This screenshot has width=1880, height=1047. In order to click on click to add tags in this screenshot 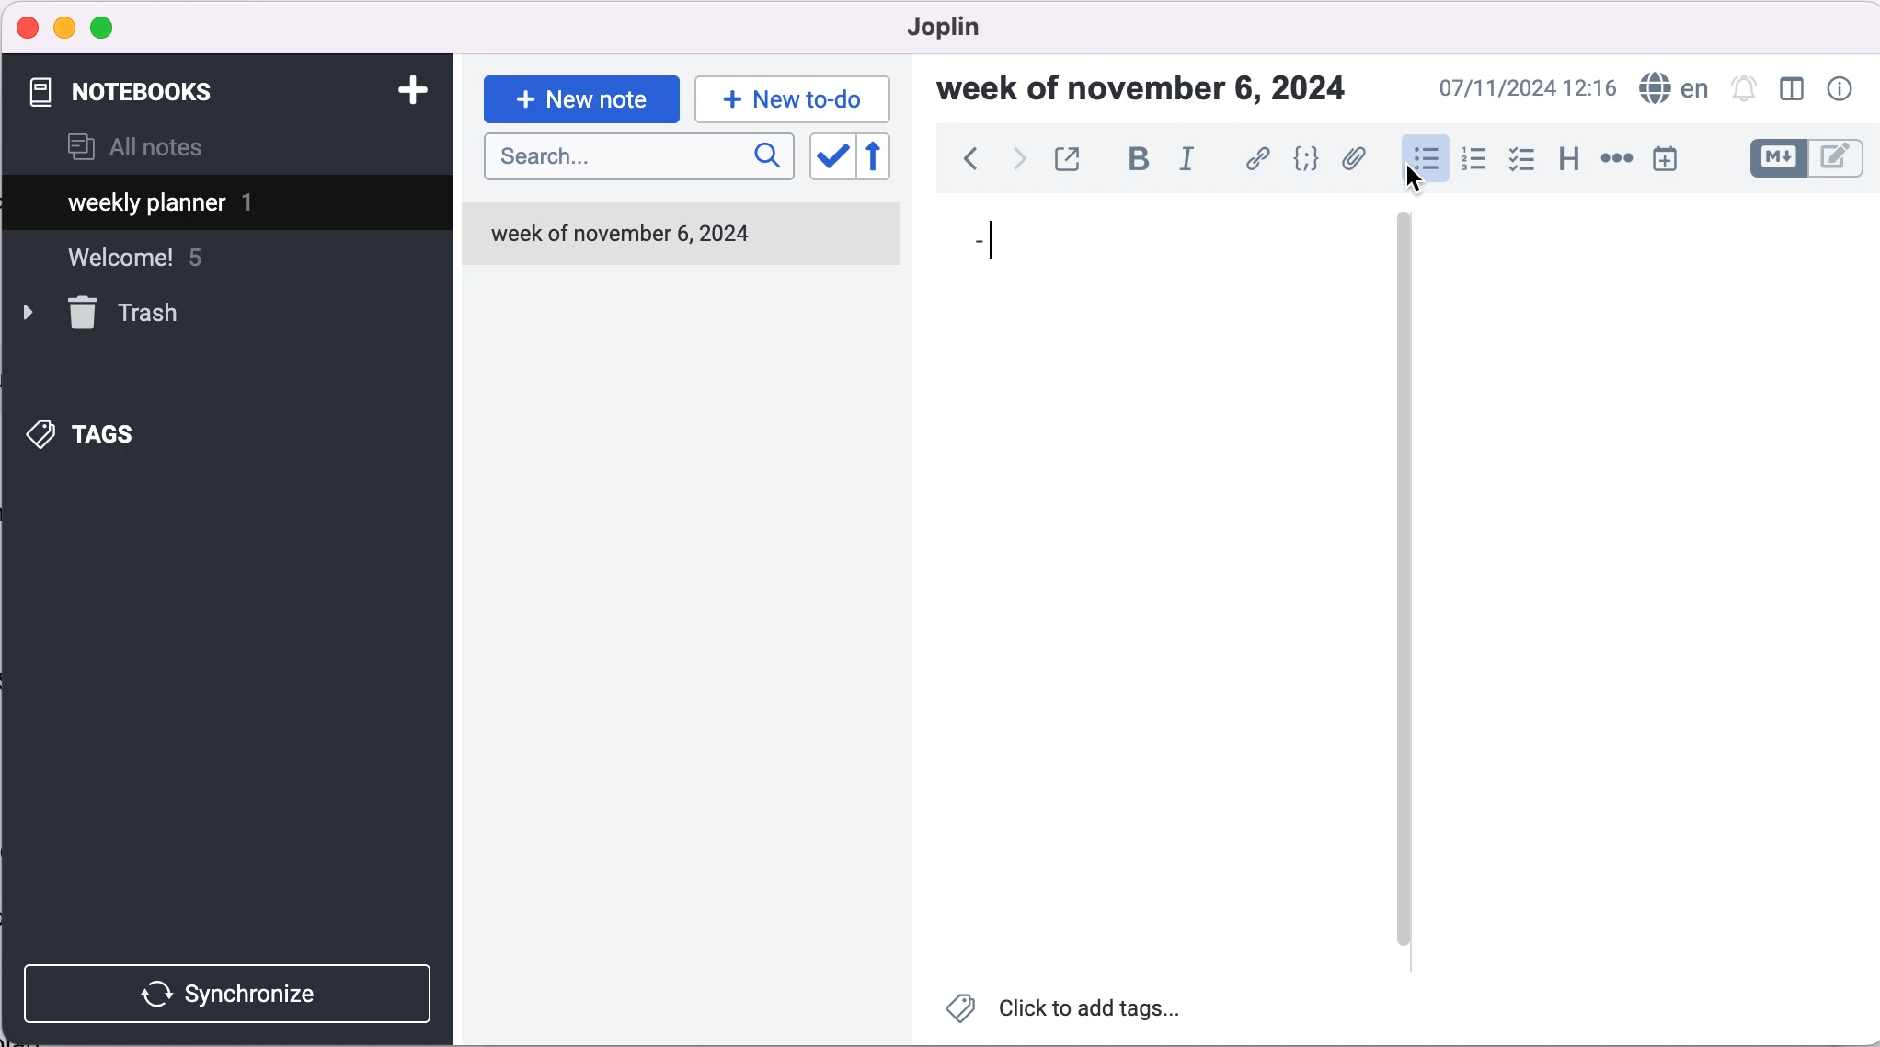, I will do `click(1077, 1012)`.